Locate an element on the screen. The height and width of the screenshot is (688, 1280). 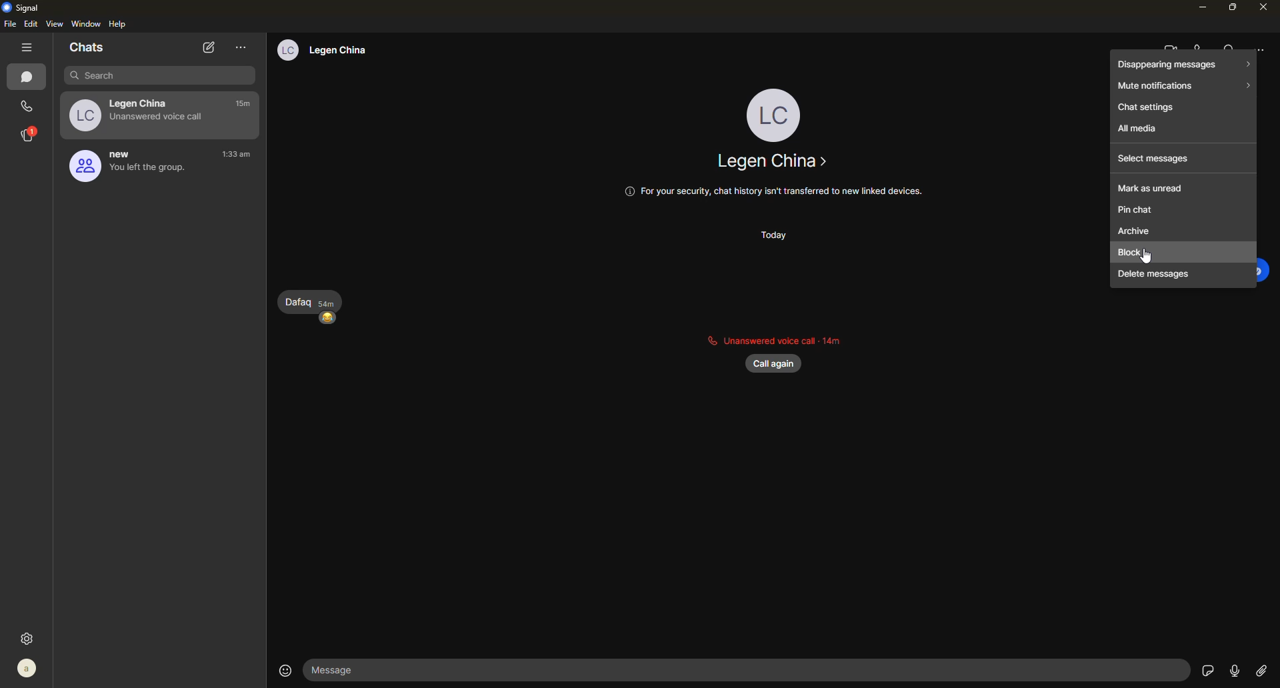
cursor is located at coordinates (1150, 257).